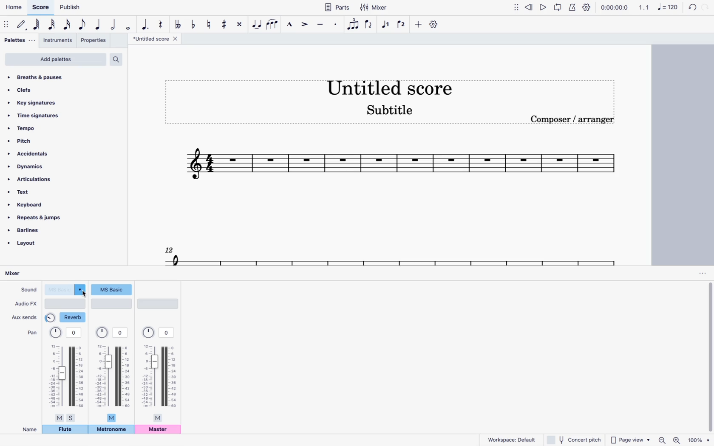 The height and width of the screenshot is (446, 714). What do you see at coordinates (376, 7) in the screenshot?
I see `mixer` at bounding box center [376, 7].